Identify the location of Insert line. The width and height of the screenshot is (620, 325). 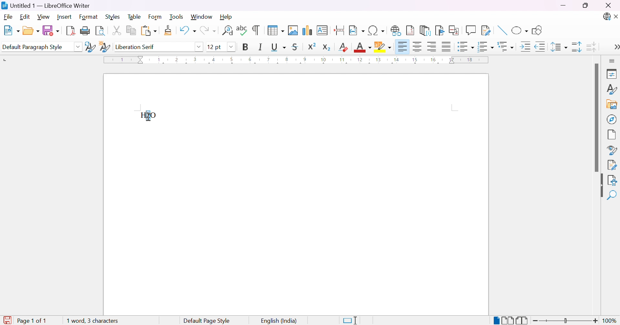
(501, 31).